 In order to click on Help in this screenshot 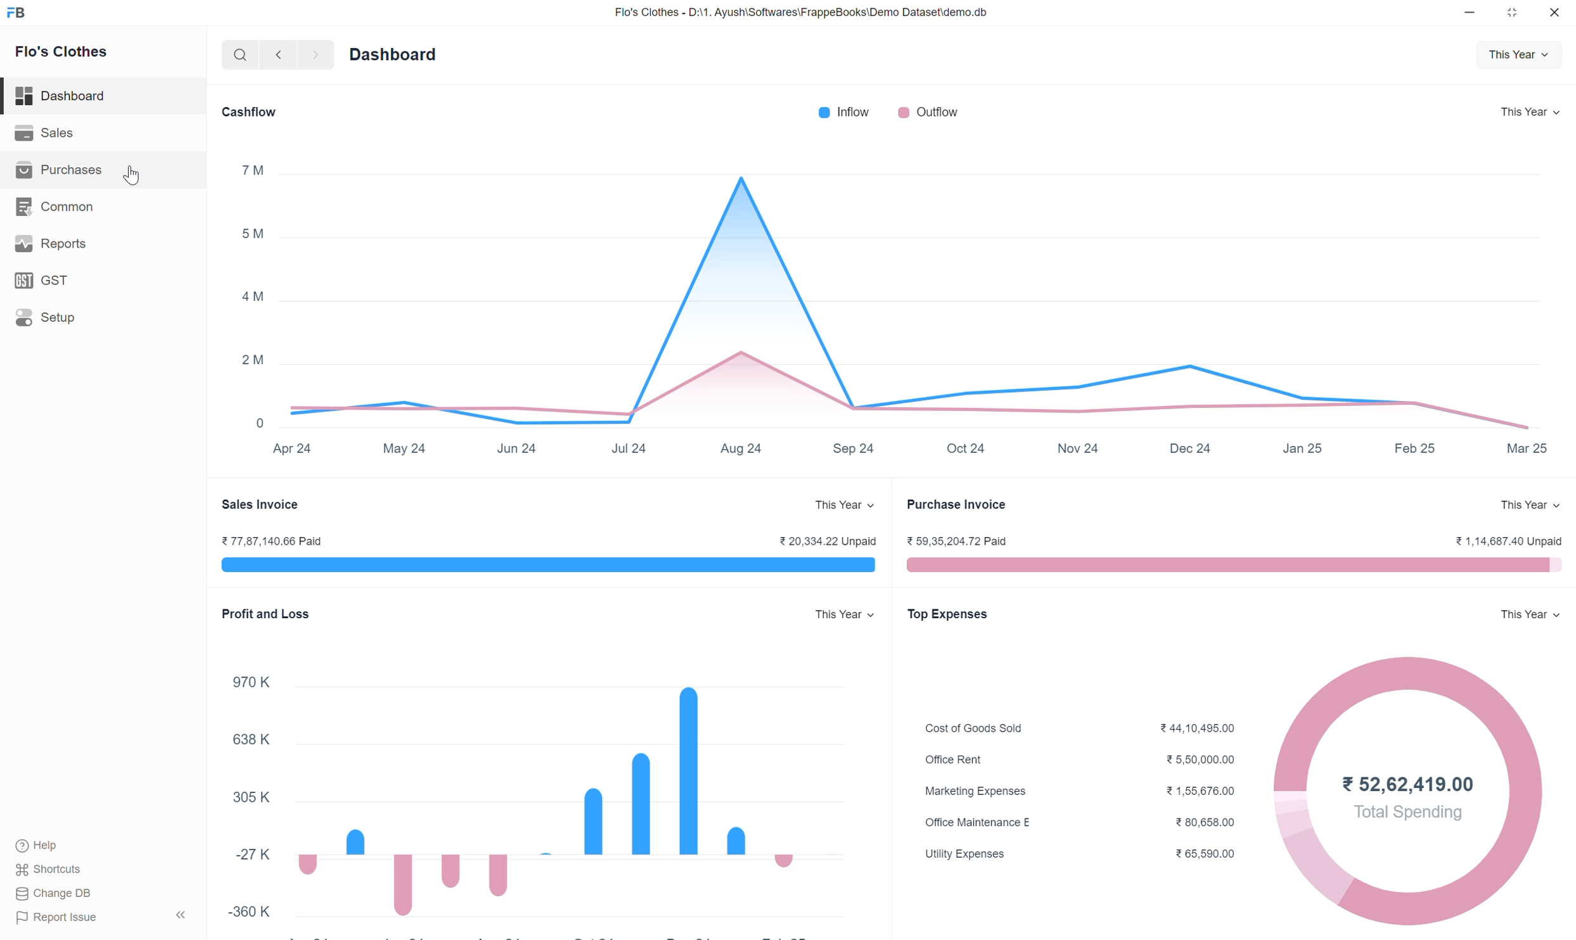, I will do `click(43, 846)`.